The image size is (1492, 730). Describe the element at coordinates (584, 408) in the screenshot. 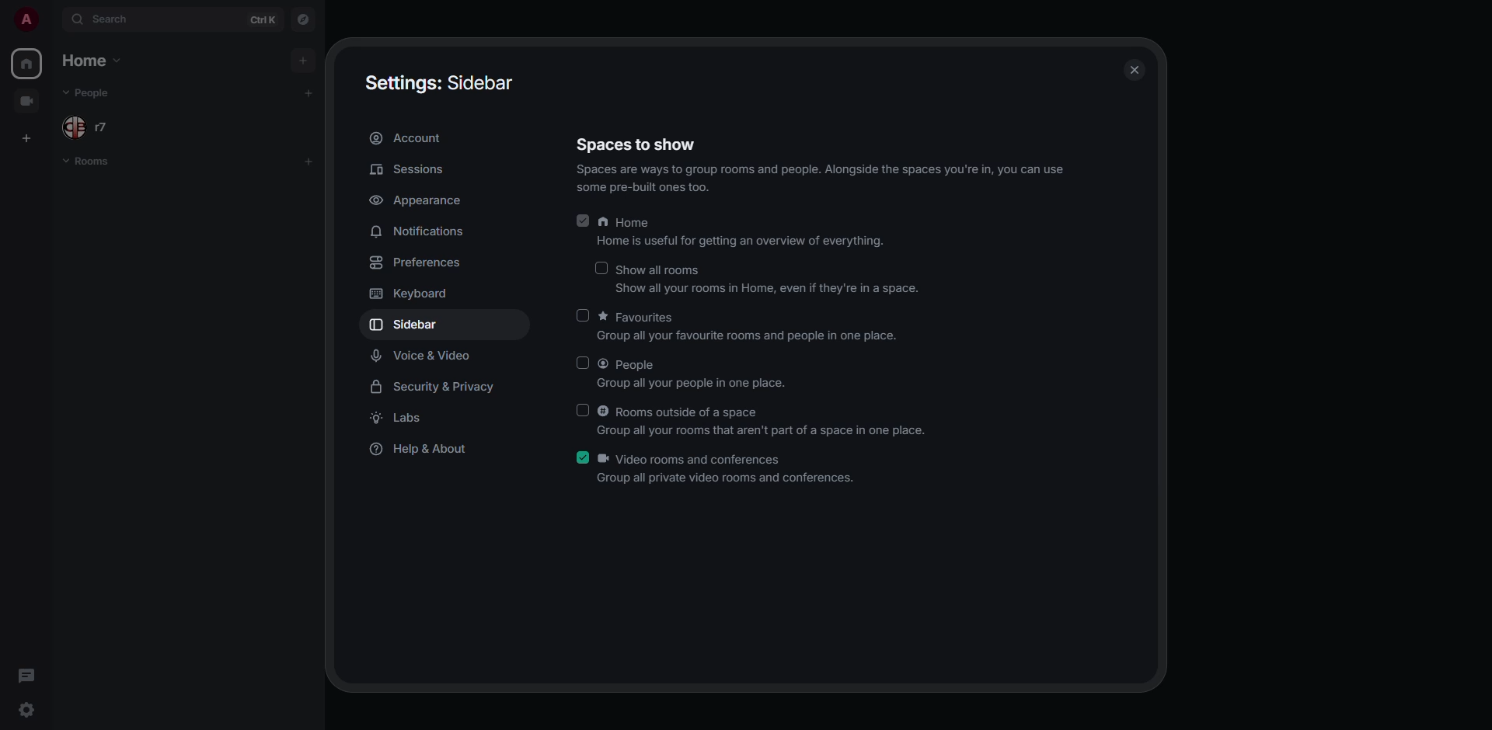

I see `click to enable` at that location.